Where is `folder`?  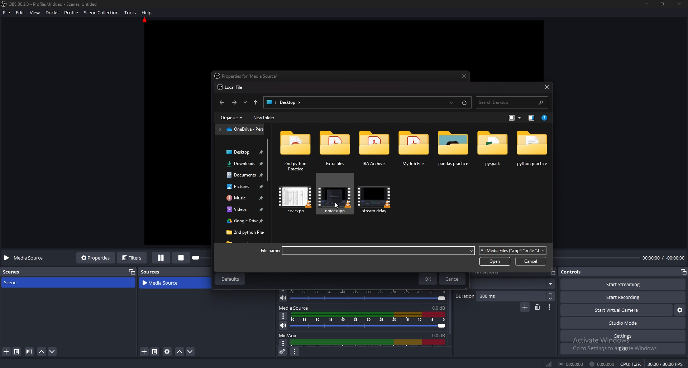 folder is located at coordinates (244, 199).